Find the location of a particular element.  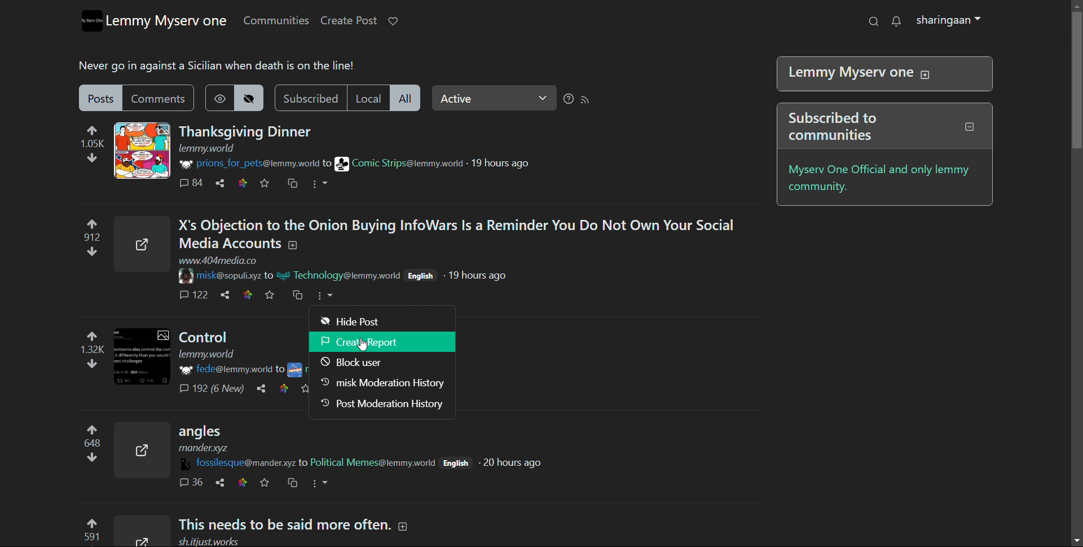

Post on "angles" is located at coordinates (305, 439).